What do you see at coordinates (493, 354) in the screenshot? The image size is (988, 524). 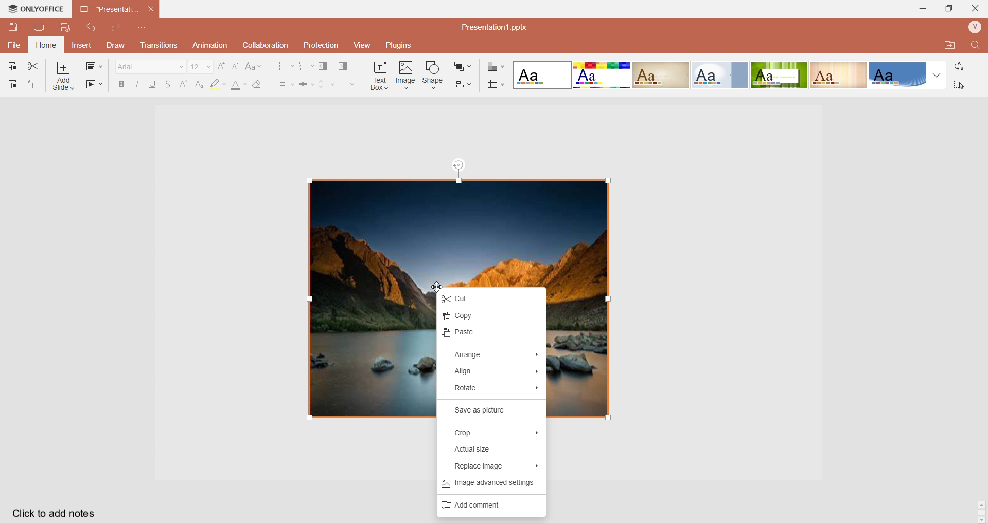 I see `Arrange` at bounding box center [493, 354].